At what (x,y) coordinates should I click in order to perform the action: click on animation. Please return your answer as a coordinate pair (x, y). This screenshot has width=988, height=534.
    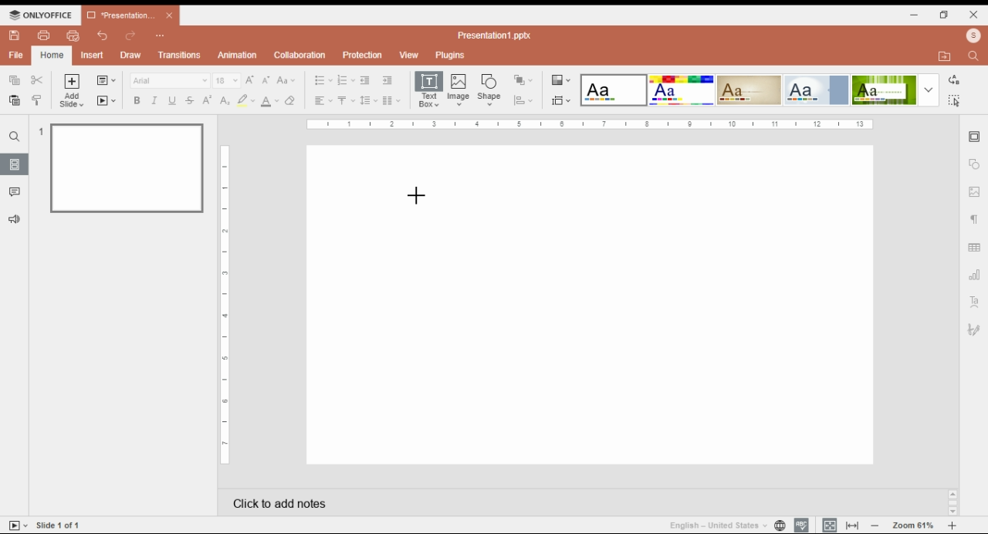
    Looking at the image, I should click on (236, 55).